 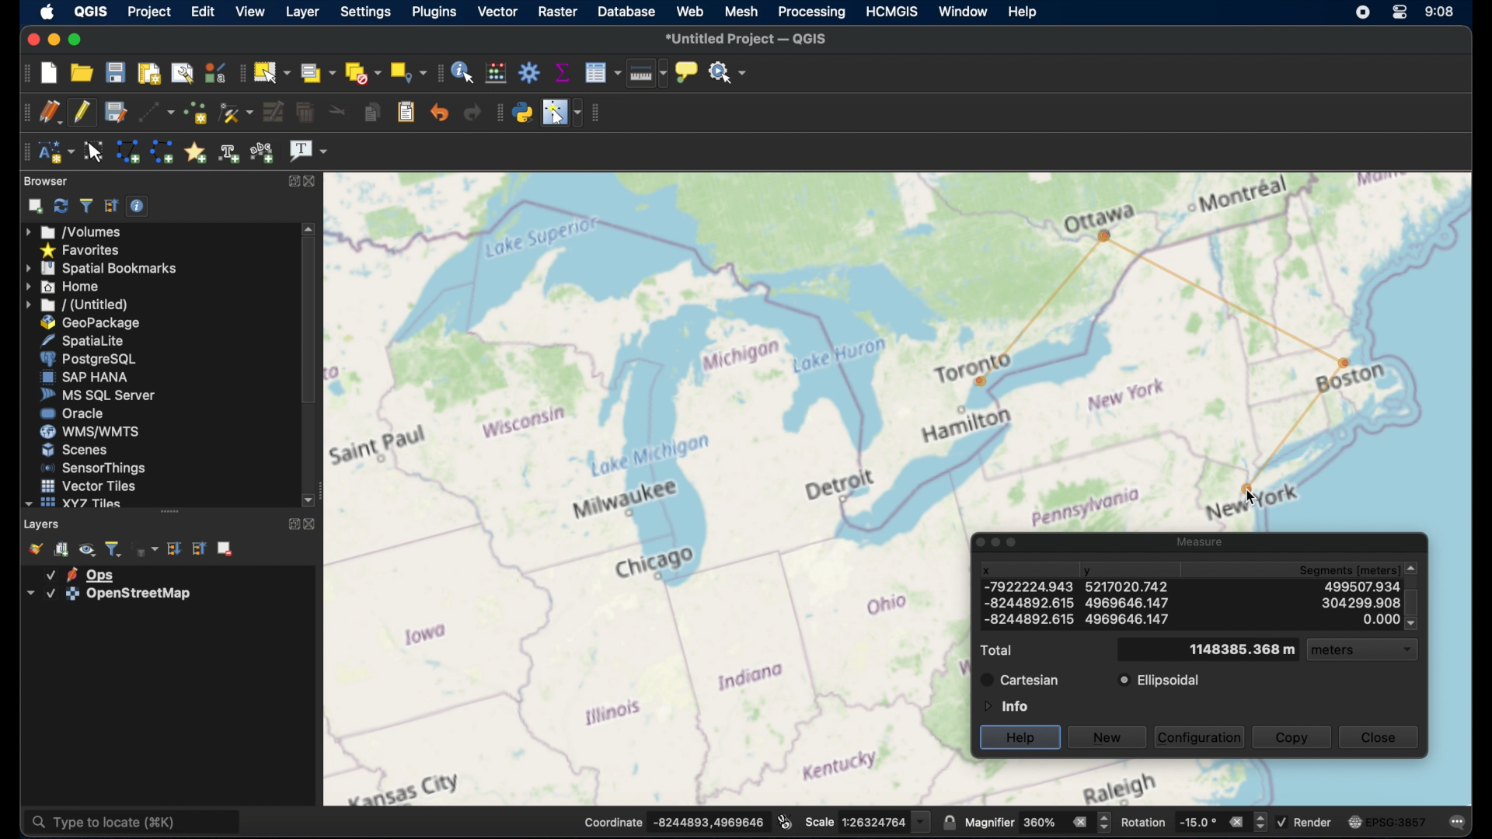 I want to click on close, so click(x=974, y=542).